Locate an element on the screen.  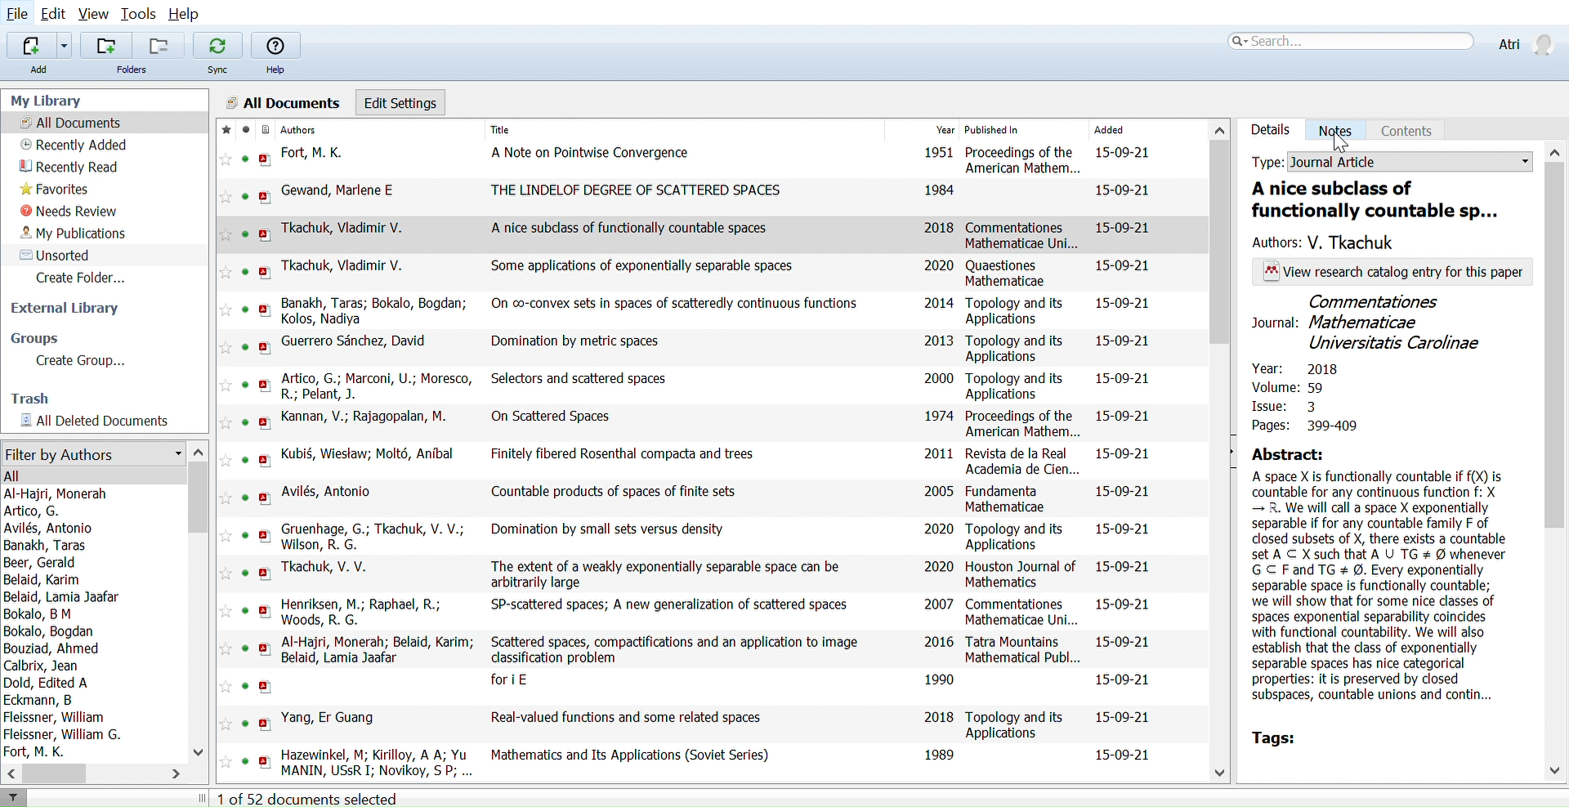
Year is located at coordinates (945, 130).